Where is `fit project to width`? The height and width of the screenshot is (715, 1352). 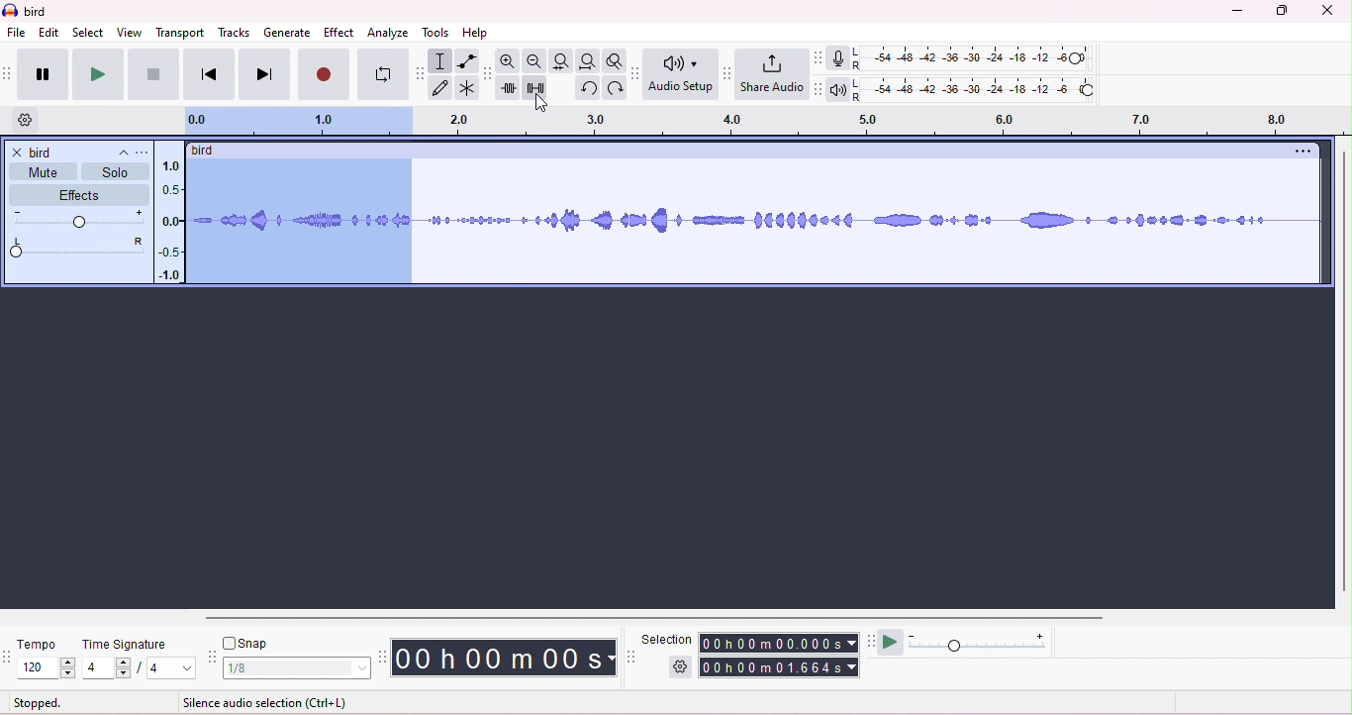
fit project to width is located at coordinates (587, 62).